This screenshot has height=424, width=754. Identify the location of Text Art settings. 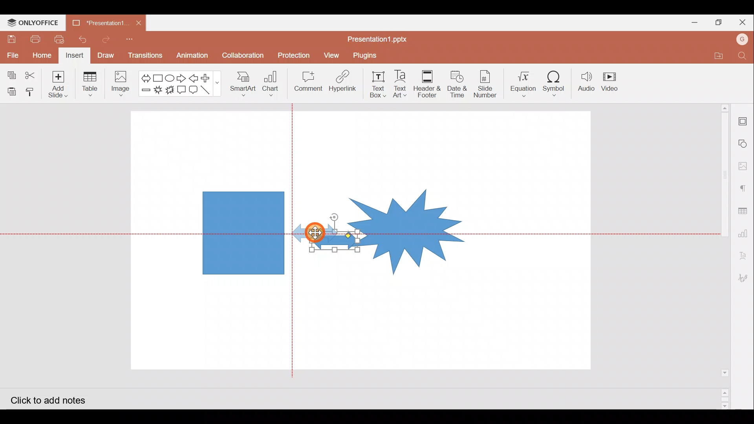
(745, 253).